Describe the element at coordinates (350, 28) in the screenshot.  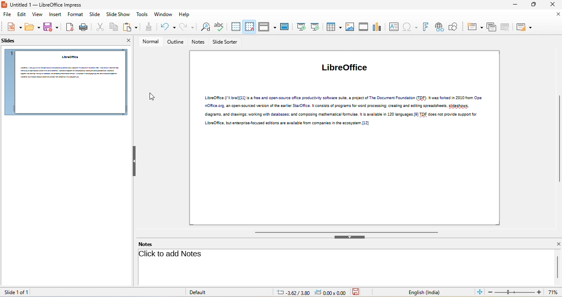
I see `image` at that location.